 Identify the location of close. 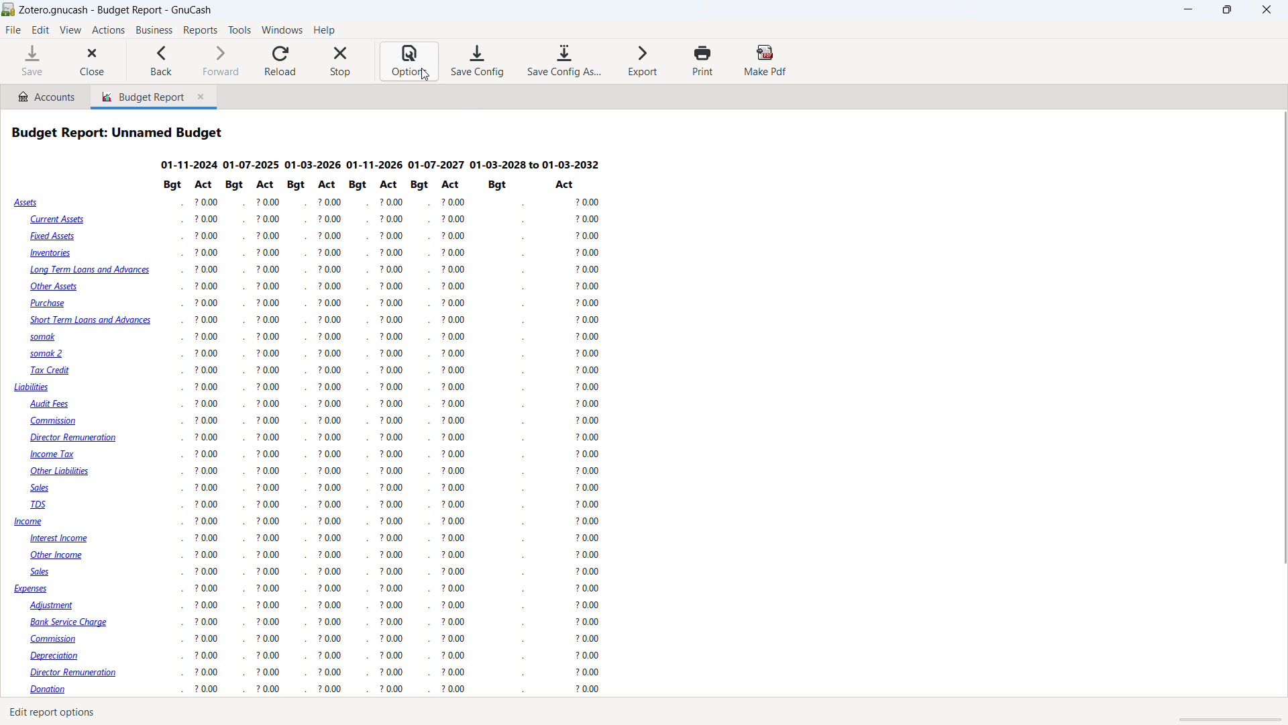
(93, 62).